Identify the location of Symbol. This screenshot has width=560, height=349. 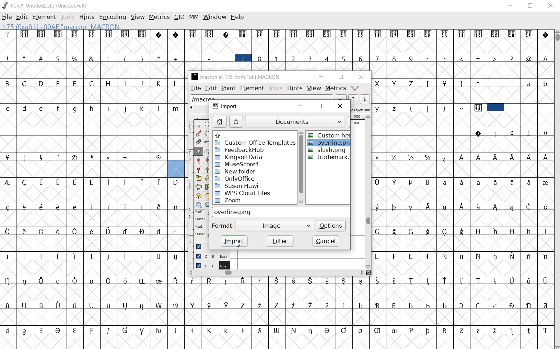
(361, 305).